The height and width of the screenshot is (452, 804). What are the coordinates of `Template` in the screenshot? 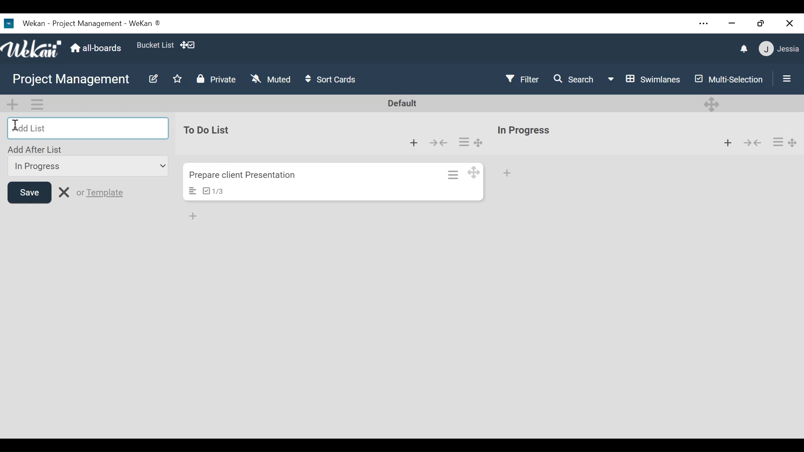 It's located at (107, 194).